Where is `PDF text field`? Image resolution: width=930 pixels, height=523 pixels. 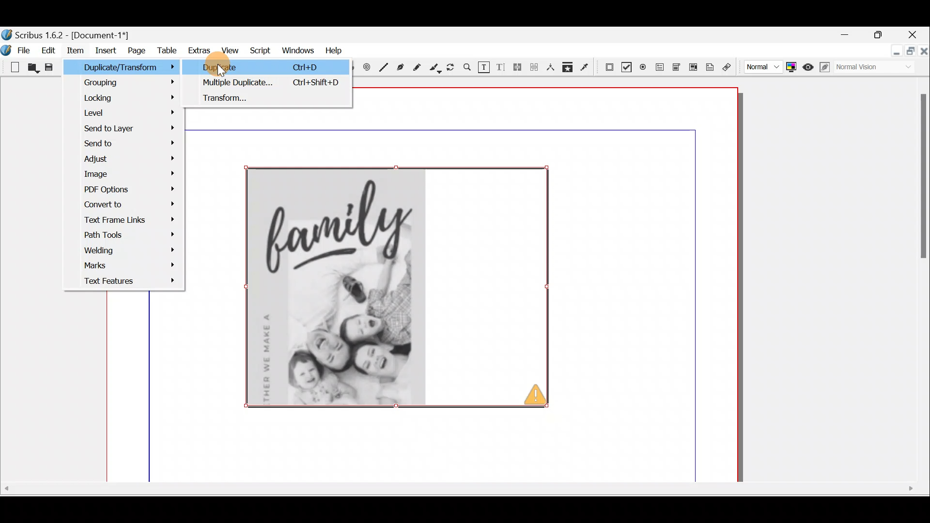
PDF text field is located at coordinates (658, 67).